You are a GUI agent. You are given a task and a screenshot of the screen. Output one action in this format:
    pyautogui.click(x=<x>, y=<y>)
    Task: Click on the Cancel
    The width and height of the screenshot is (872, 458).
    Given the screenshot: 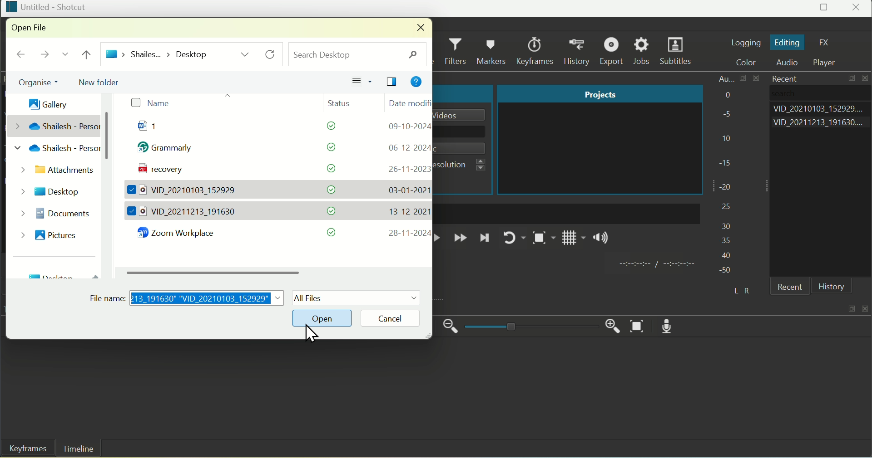 What is the action you would take?
    pyautogui.click(x=397, y=318)
    